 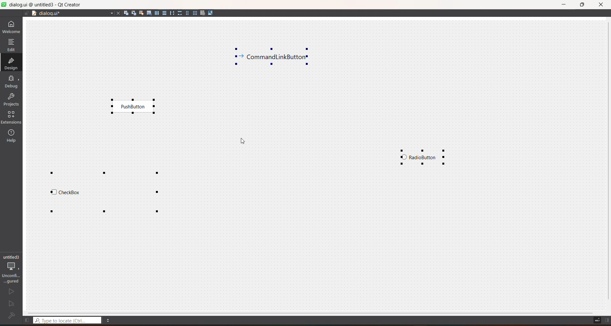 I want to click on edit, so click(x=11, y=46).